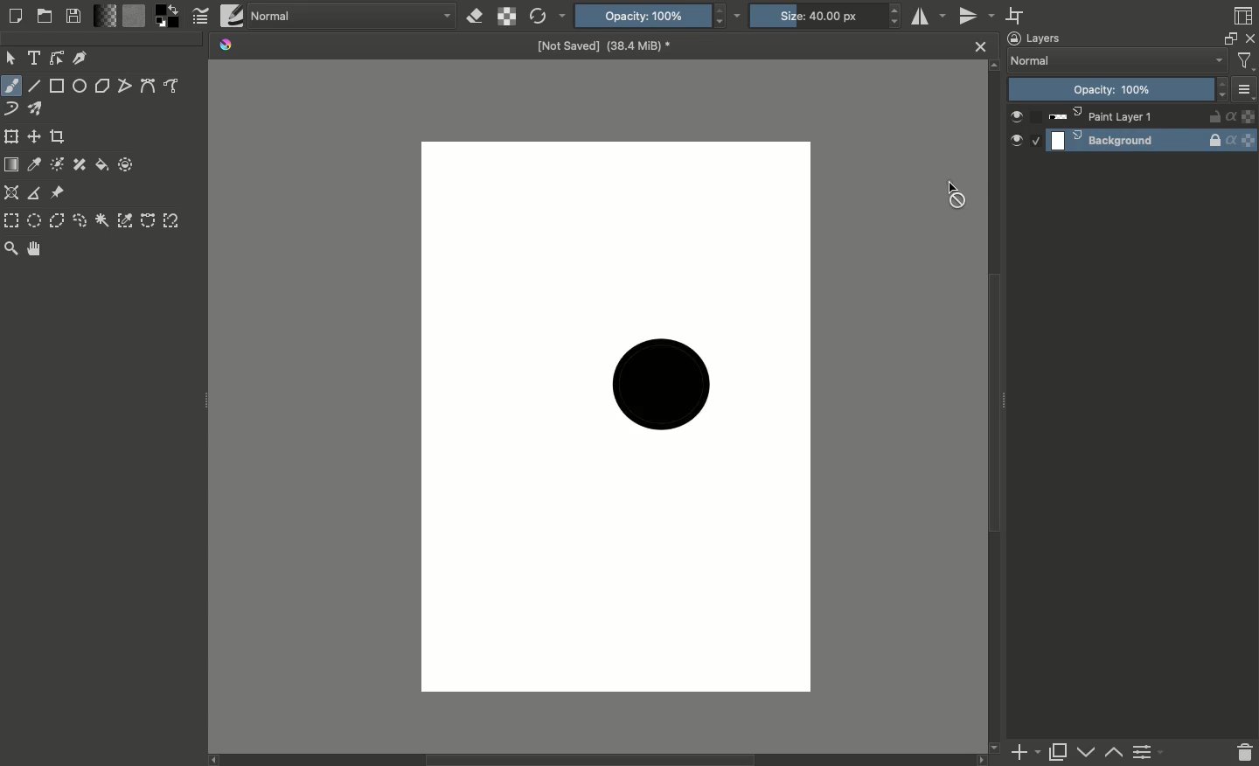 The image size is (1259, 766). I want to click on Normal, so click(1121, 61).